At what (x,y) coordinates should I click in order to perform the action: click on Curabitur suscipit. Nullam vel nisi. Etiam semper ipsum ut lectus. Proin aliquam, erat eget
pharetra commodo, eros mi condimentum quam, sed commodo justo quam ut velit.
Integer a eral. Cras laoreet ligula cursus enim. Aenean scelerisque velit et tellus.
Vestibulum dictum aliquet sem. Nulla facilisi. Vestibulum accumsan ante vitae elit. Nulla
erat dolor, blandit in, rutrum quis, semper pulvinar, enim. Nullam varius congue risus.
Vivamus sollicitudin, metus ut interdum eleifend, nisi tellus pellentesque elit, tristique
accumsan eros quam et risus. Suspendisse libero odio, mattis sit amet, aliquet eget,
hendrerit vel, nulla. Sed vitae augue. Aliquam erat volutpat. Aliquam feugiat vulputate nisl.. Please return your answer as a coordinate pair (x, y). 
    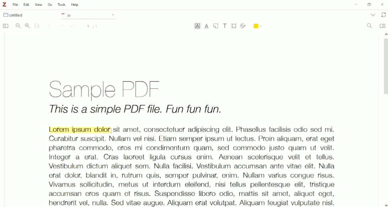
    Looking at the image, I should click on (191, 171).